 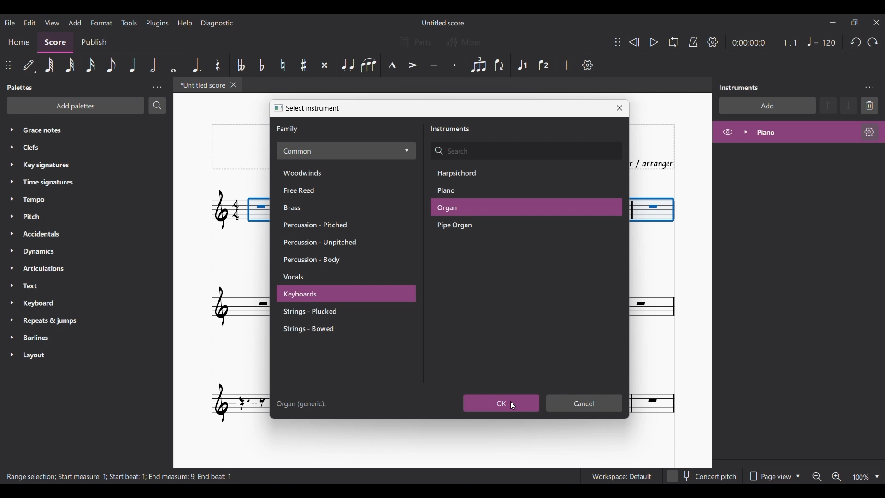 I want to click on 32nd note, so click(x=69, y=65).